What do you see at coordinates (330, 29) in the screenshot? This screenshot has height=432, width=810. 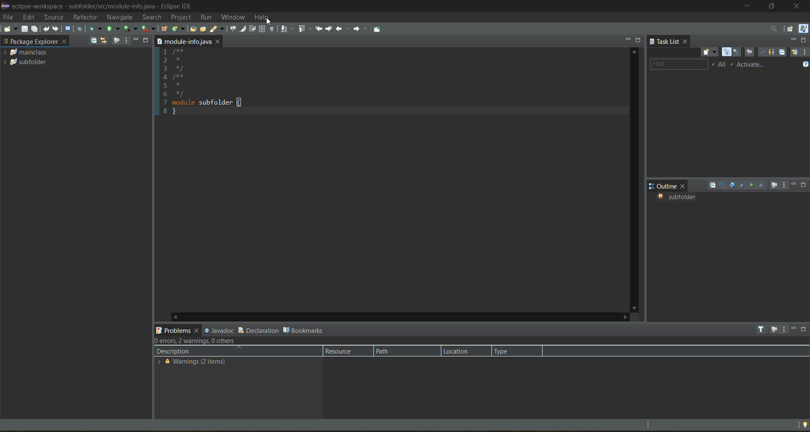 I see `next edit location` at bounding box center [330, 29].